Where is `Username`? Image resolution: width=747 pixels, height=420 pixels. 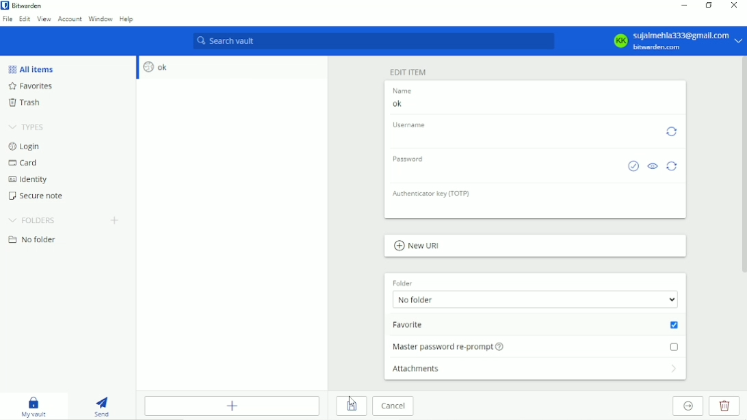
Username is located at coordinates (411, 125).